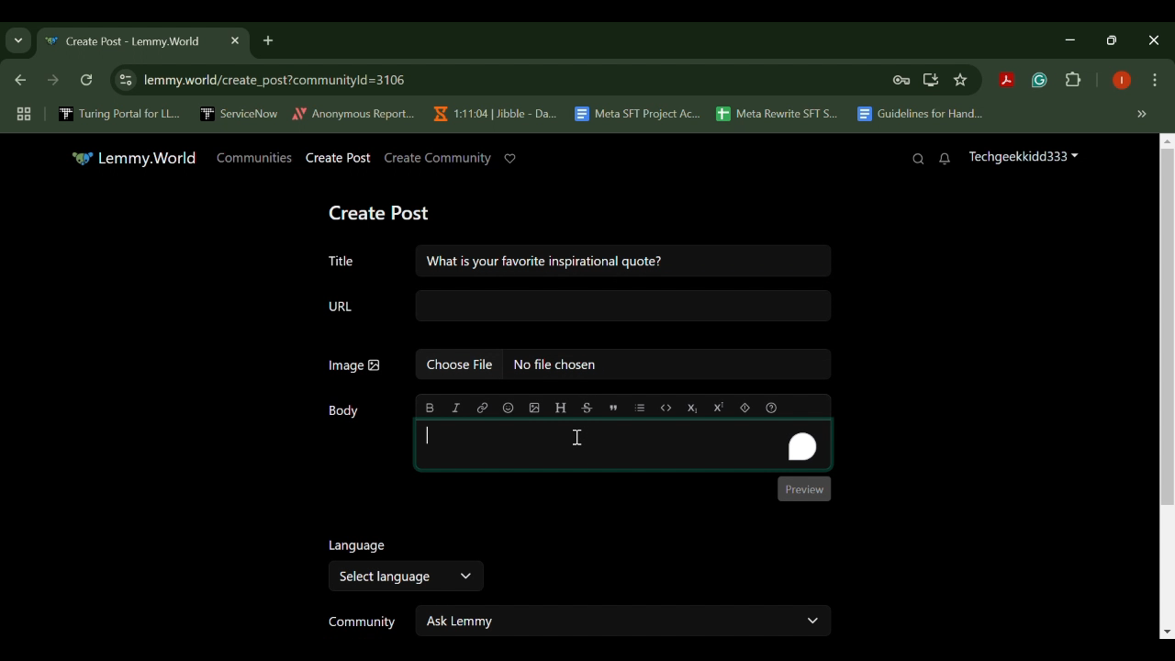  I want to click on Create Post - Lemmy.World, so click(127, 42).